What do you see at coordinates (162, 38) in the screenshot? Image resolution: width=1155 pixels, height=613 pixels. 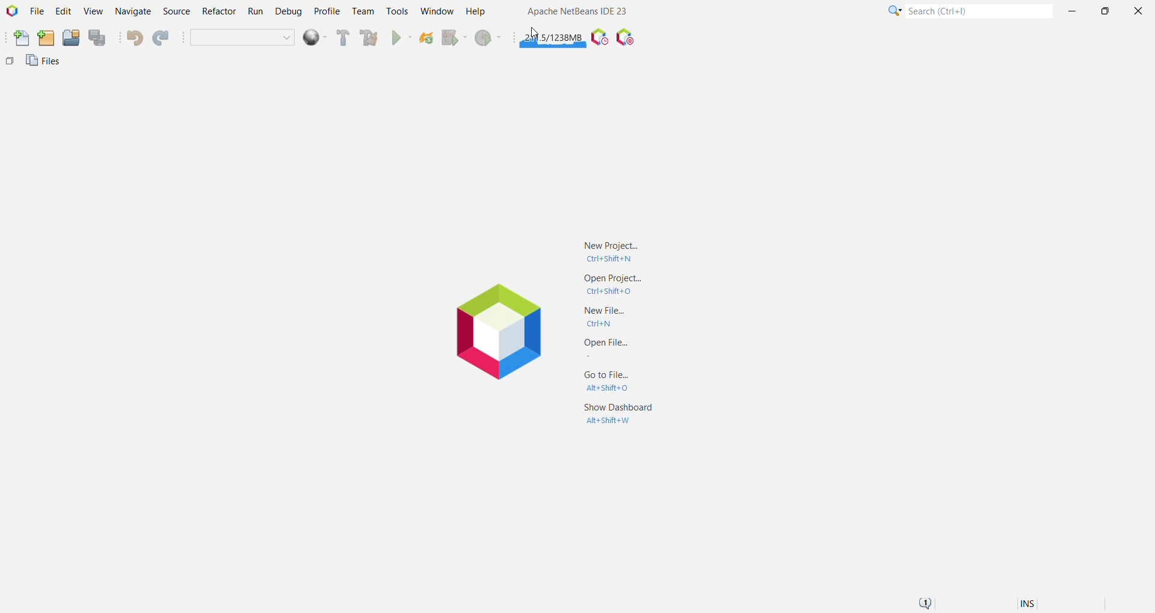 I see `Redo` at bounding box center [162, 38].